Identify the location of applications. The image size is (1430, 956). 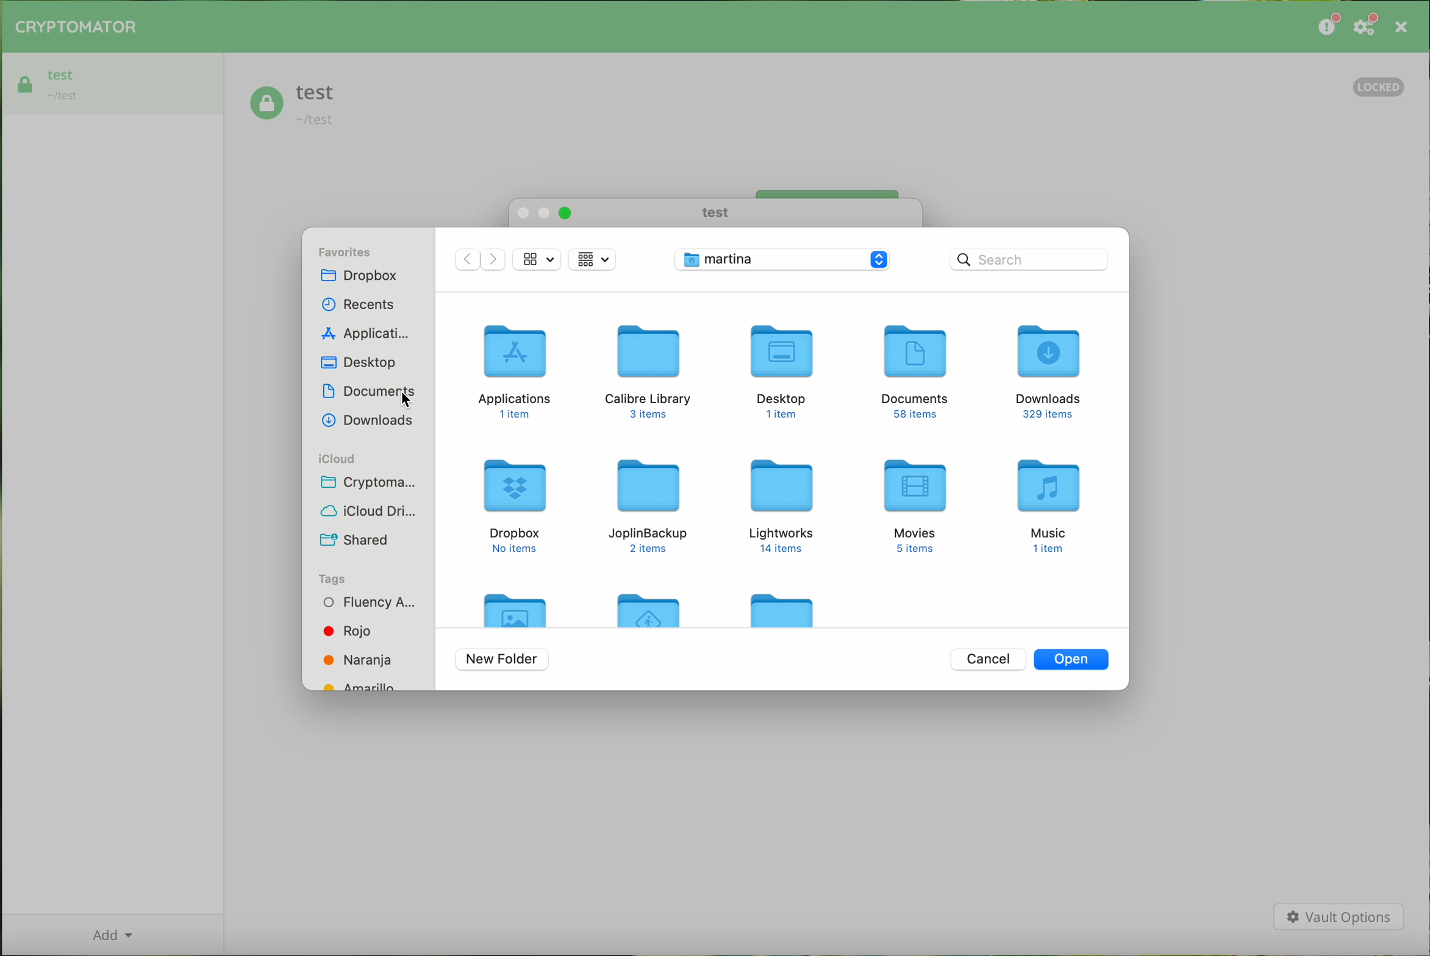
(362, 334).